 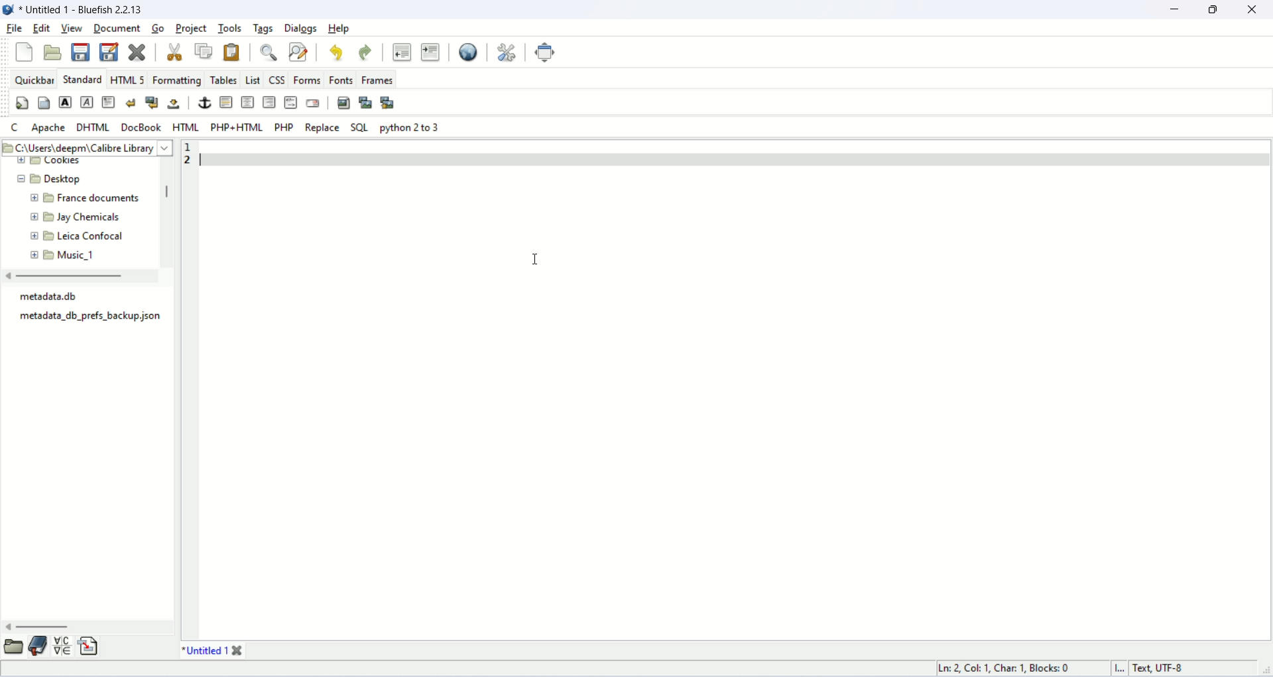 What do you see at coordinates (8, 8) in the screenshot?
I see `application icon` at bounding box center [8, 8].